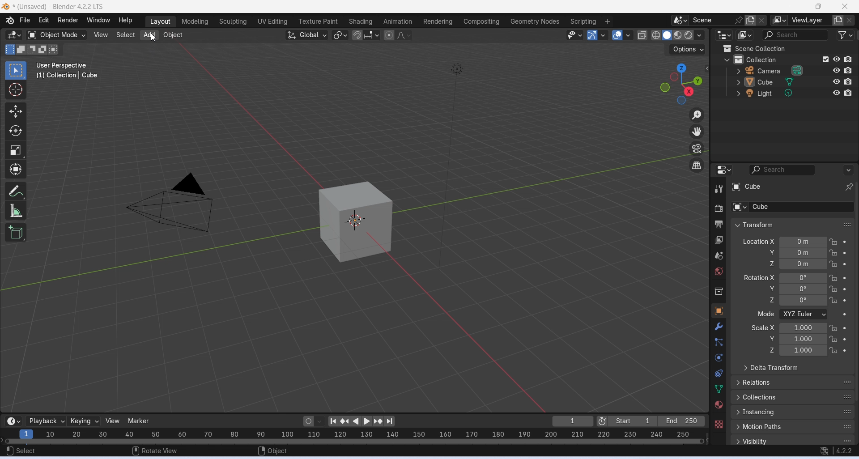 The width and height of the screenshot is (859, 459). What do you see at coordinates (834, 289) in the screenshot?
I see `lock location` at bounding box center [834, 289].